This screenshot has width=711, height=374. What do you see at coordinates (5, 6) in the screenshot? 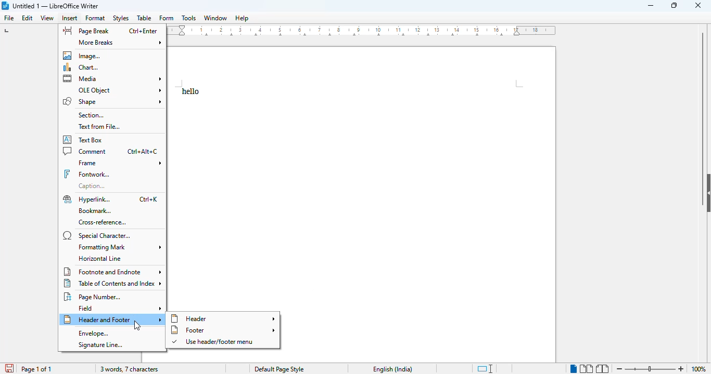
I see `logo` at bounding box center [5, 6].